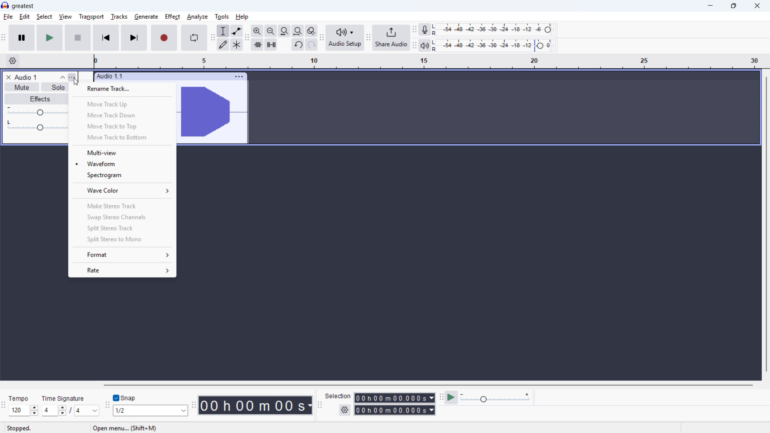  What do you see at coordinates (123, 163) in the screenshot?
I see `Wave form ` at bounding box center [123, 163].